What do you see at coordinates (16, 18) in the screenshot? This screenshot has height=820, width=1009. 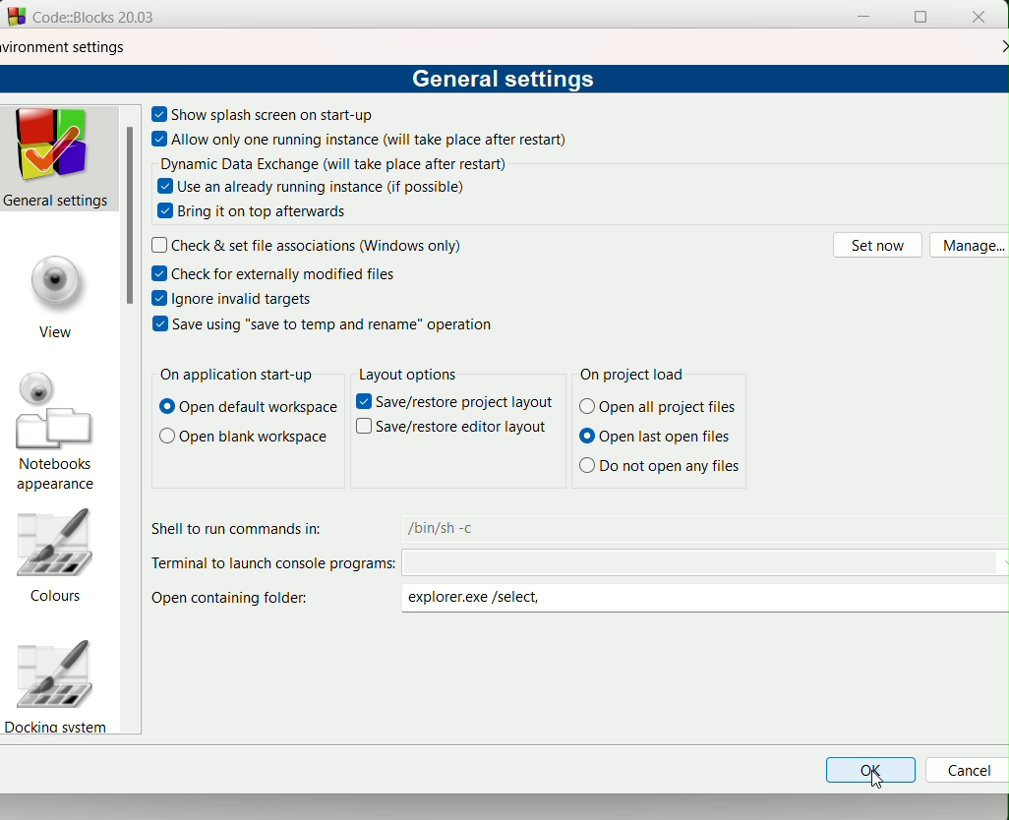 I see `logo and name` at bounding box center [16, 18].